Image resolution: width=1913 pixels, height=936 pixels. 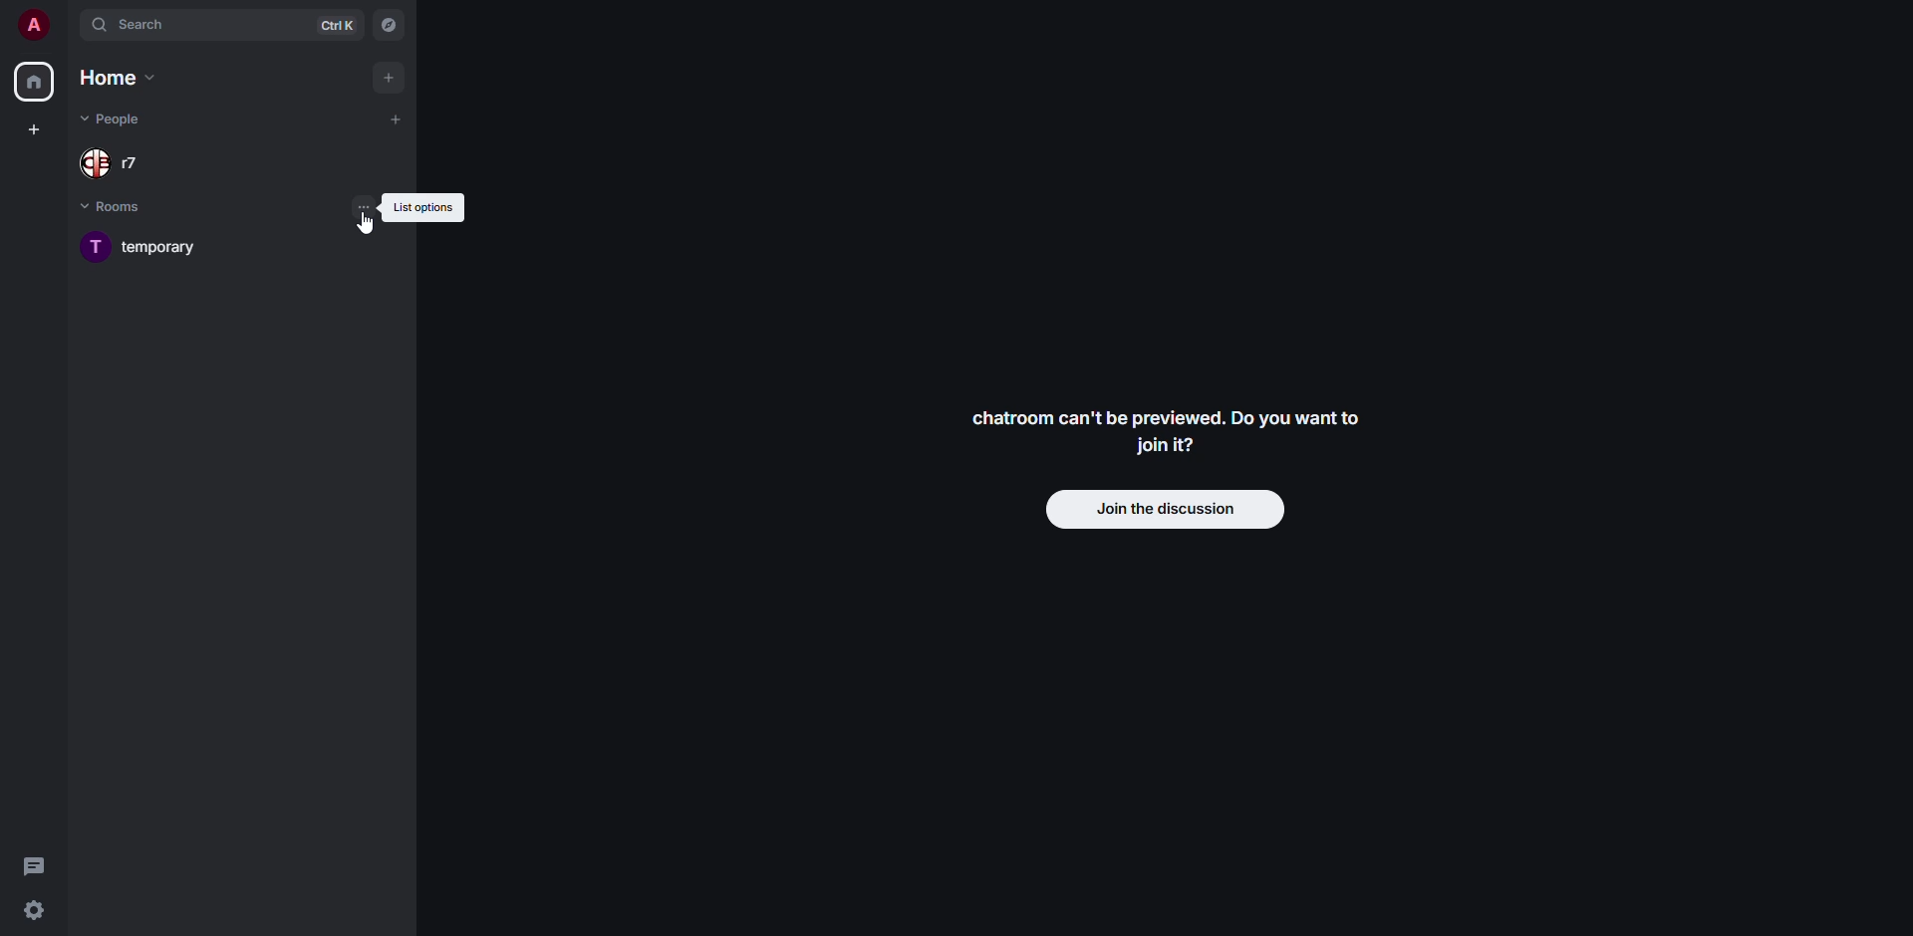 I want to click on threads, so click(x=38, y=867).